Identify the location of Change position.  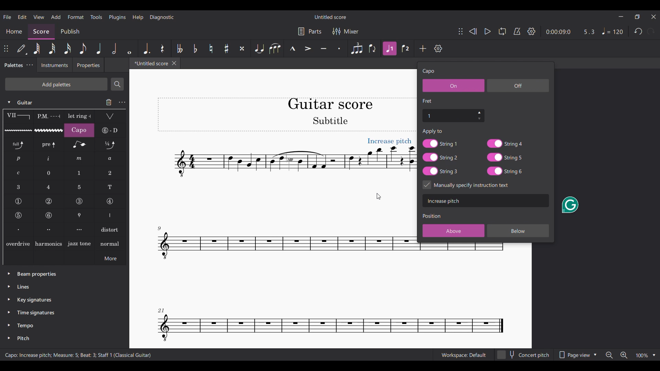
(6, 48).